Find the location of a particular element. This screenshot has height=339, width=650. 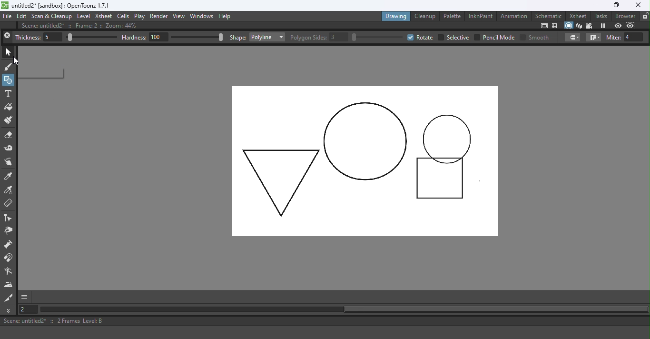

Camera stand view is located at coordinates (568, 25).